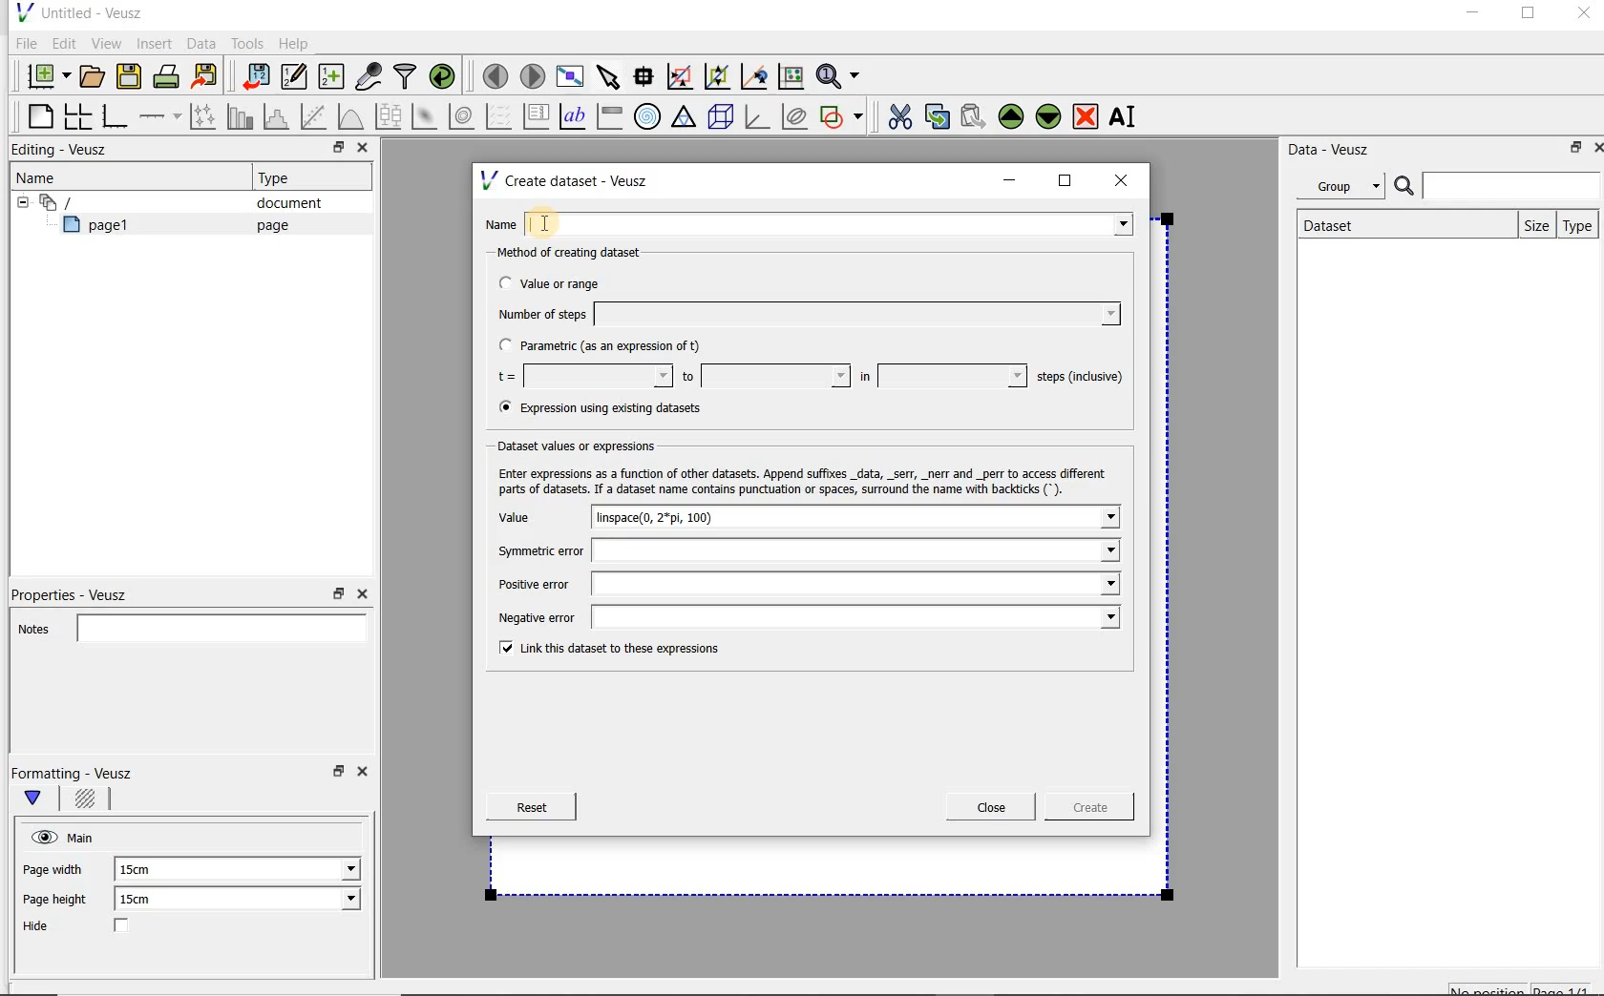  What do you see at coordinates (976, 116) in the screenshot?
I see `Paste widget from the clipboard` at bounding box center [976, 116].